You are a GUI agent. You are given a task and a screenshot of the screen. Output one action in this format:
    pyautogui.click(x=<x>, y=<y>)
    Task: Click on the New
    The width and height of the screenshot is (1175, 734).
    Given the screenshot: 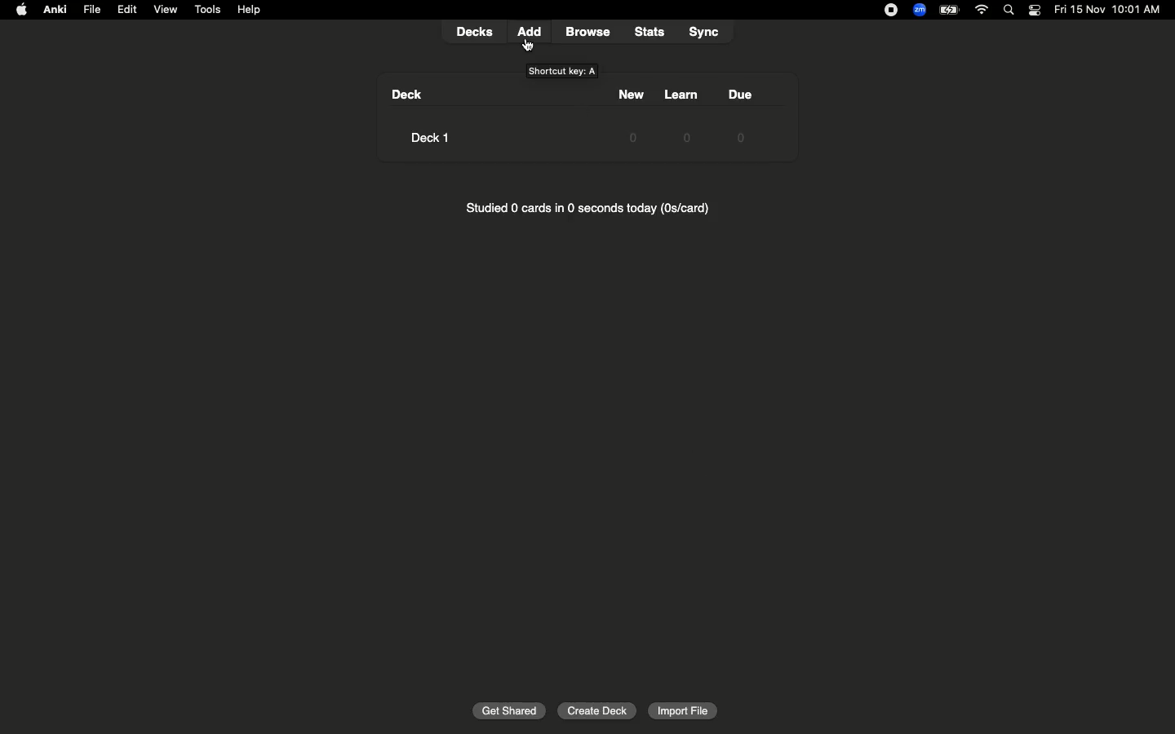 What is the action you would take?
    pyautogui.click(x=626, y=115)
    